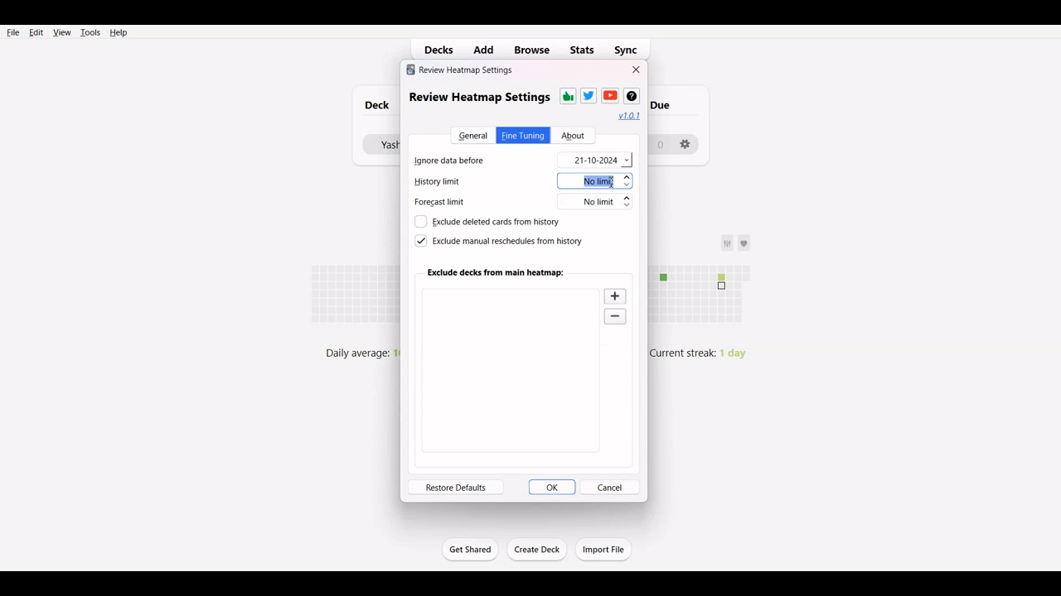 The height and width of the screenshot is (596, 1061). What do you see at coordinates (531, 50) in the screenshot?
I see `Browse` at bounding box center [531, 50].